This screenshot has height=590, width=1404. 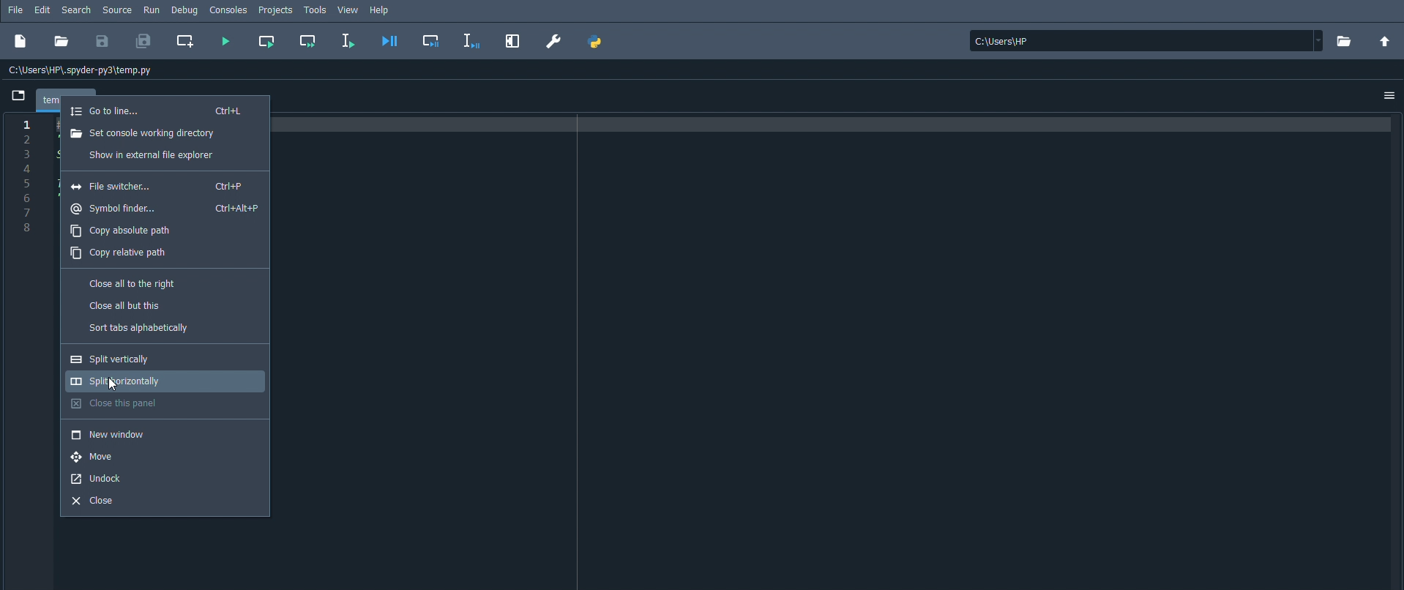 What do you see at coordinates (515, 42) in the screenshot?
I see `Maximize current pane` at bounding box center [515, 42].